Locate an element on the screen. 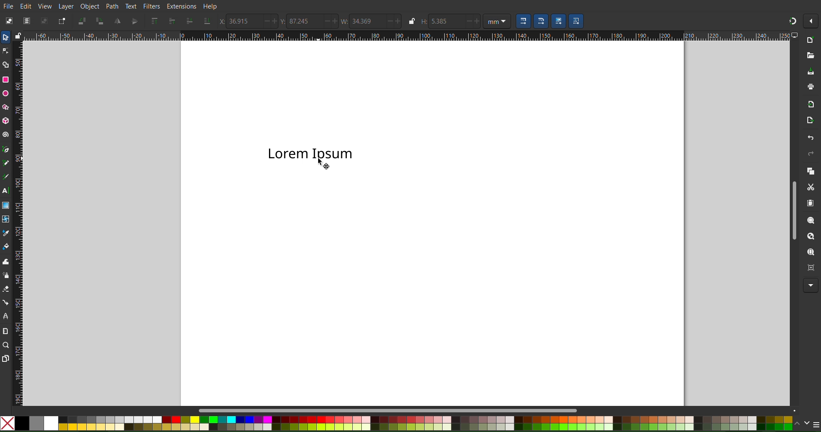  Move one level down is located at coordinates (189, 21).